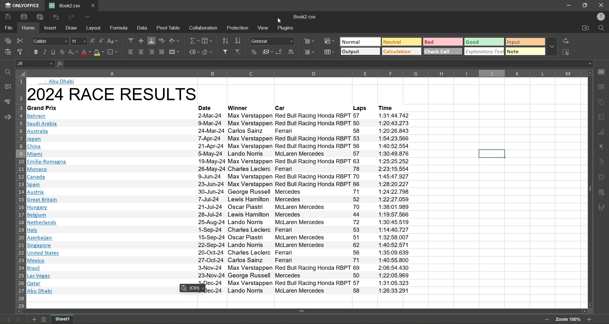  What do you see at coordinates (219, 185) in the screenshot?
I see `text info` at bounding box center [219, 185].